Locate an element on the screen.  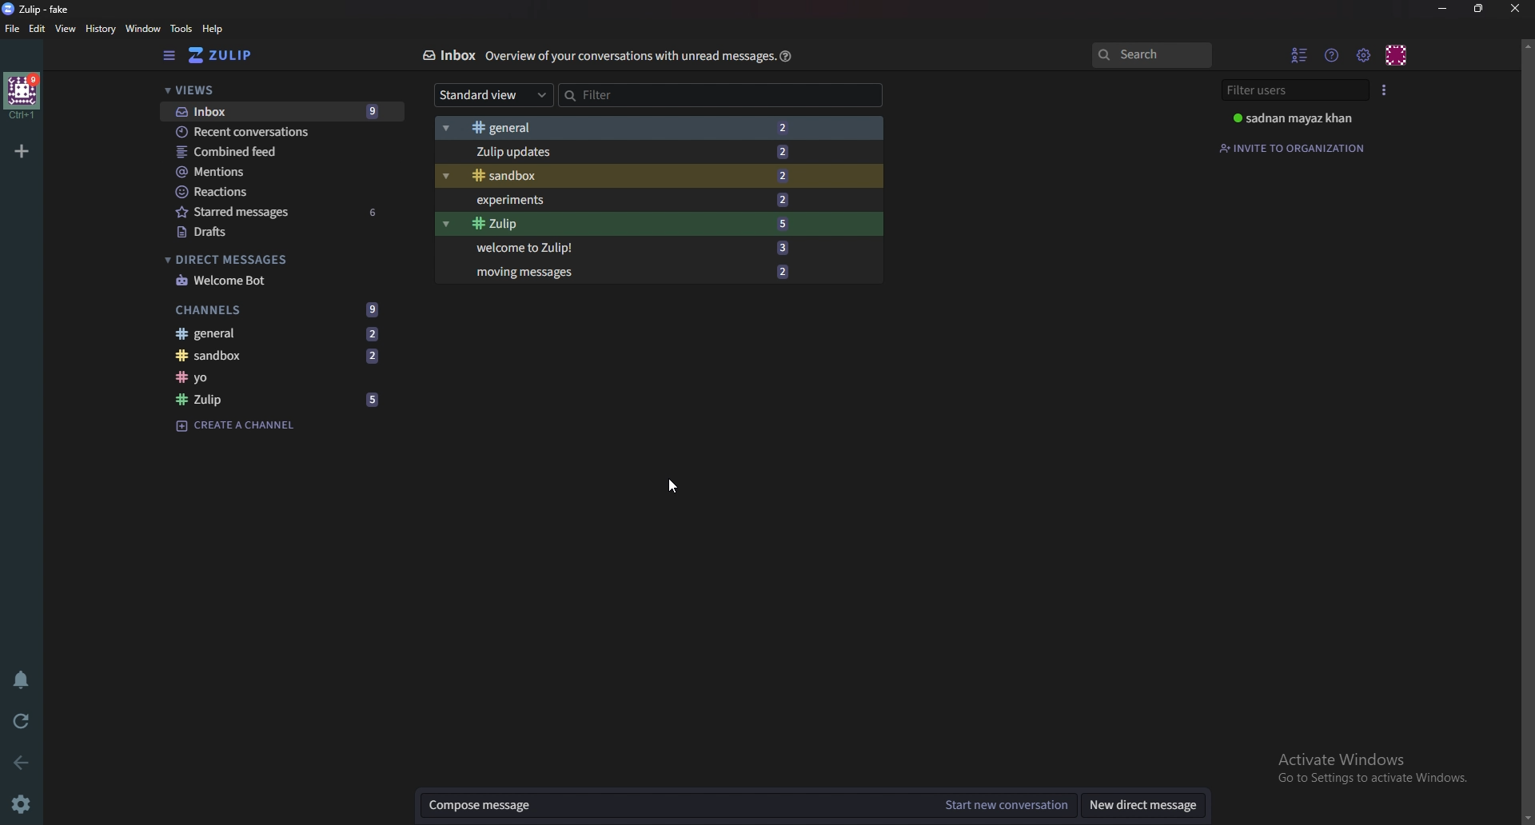
Zulip is located at coordinates (632, 225).